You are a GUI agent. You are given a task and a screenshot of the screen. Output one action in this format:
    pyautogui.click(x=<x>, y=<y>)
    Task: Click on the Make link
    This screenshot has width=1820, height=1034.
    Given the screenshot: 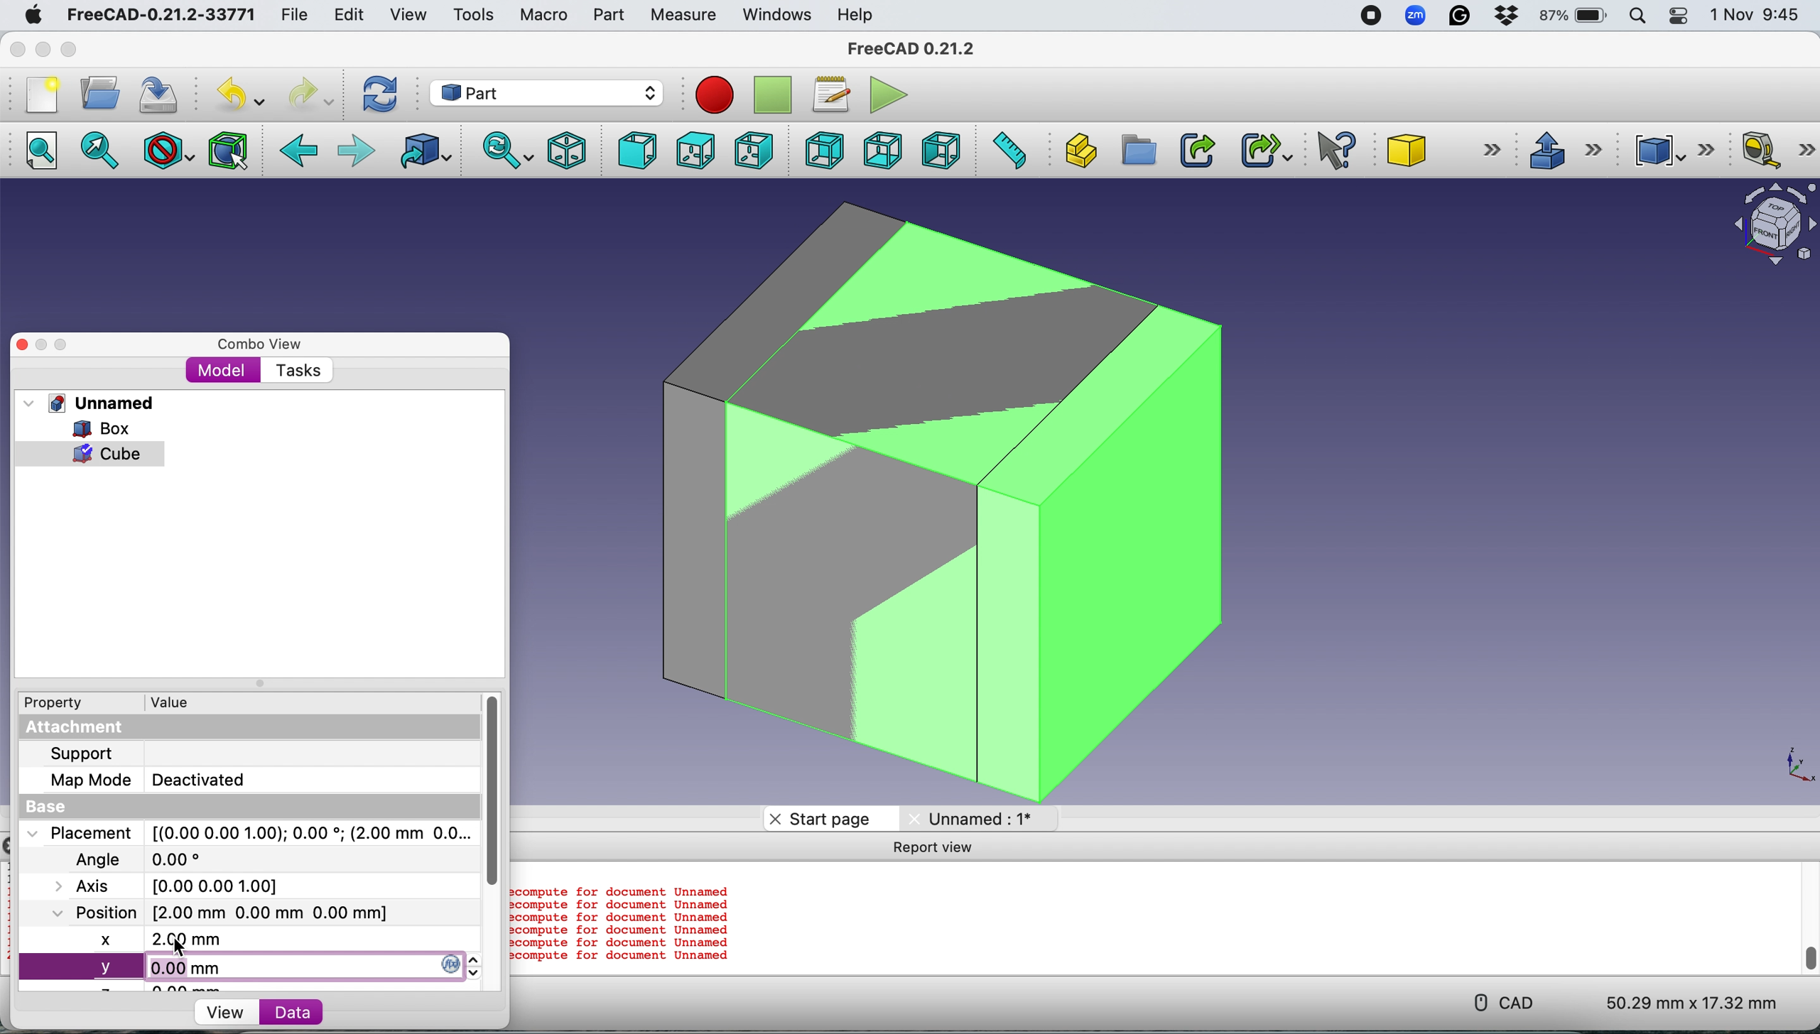 What is the action you would take?
    pyautogui.click(x=1197, y=150)
    